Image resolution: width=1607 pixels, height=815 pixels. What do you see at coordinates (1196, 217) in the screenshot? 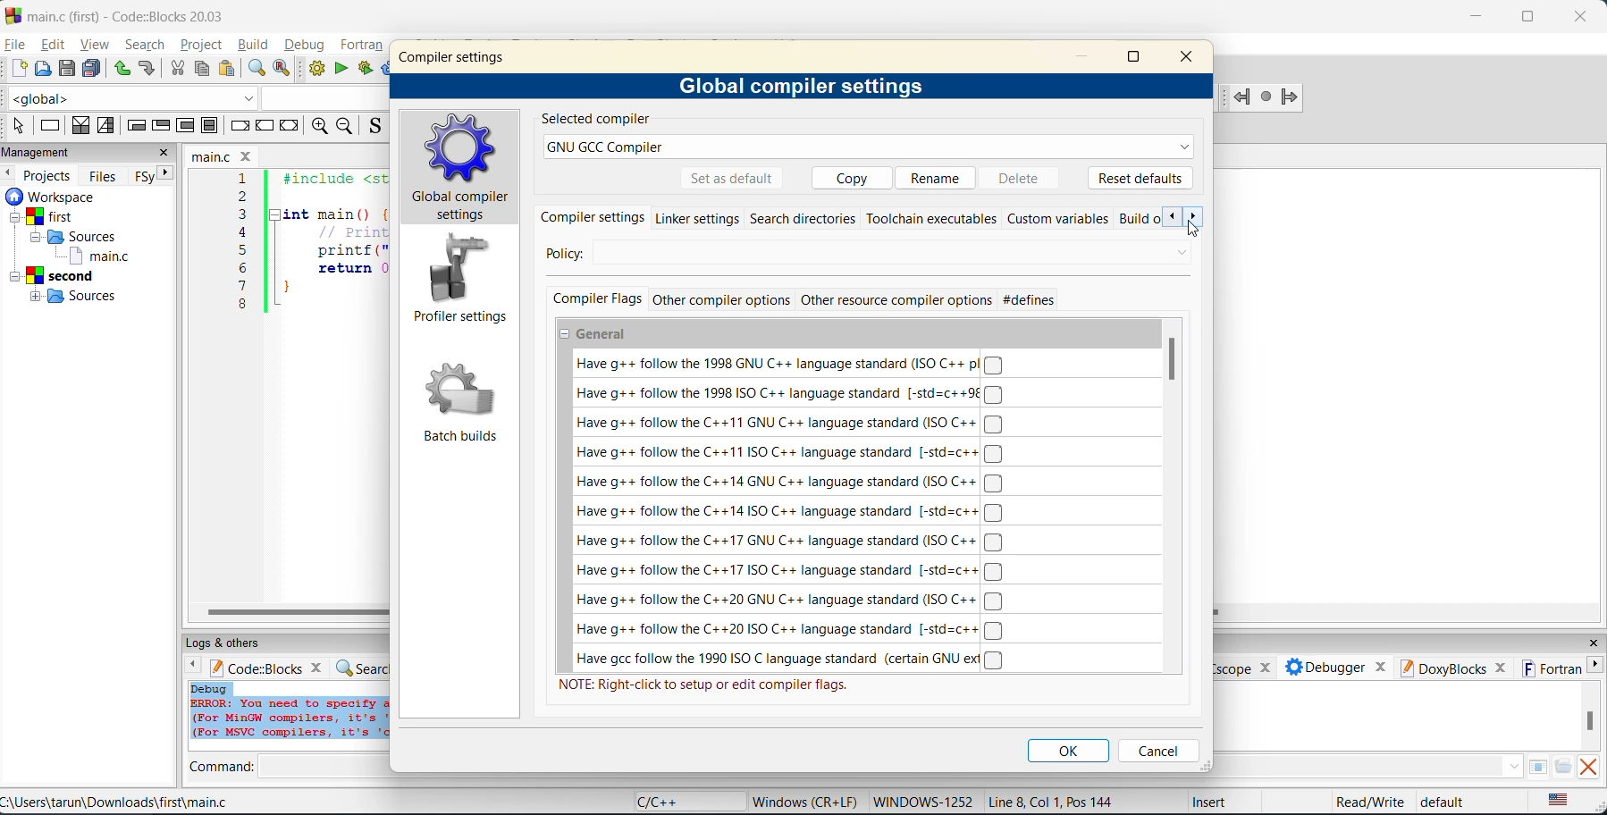
I see `next` at bounding box center [1196, 217].